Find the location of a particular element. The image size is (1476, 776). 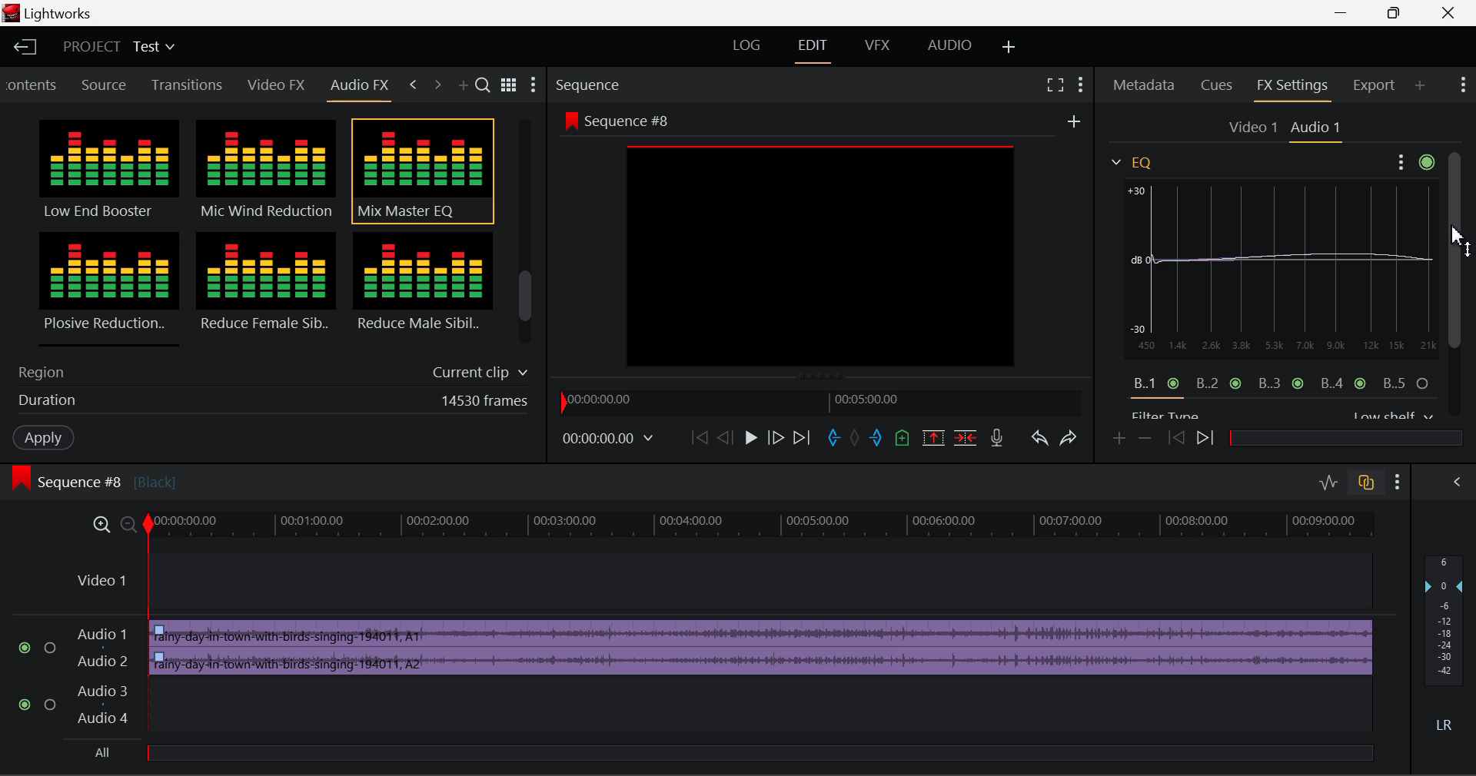

Settings is located at coordinates (534, 87).